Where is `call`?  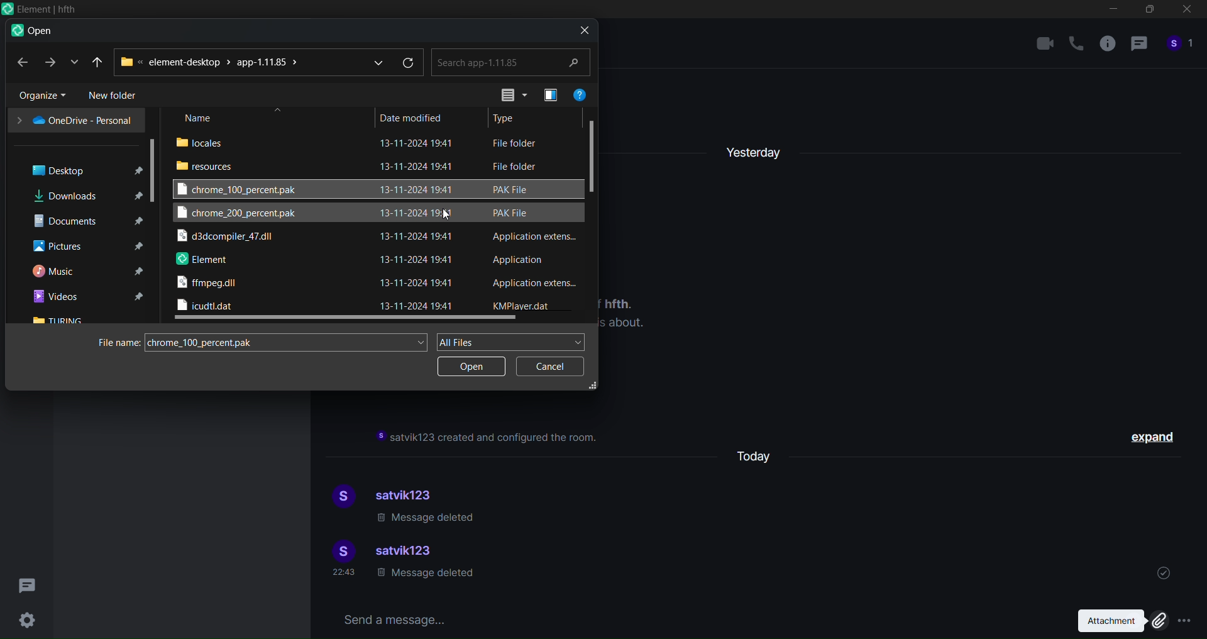
call is located at coordinates (1076, 44).